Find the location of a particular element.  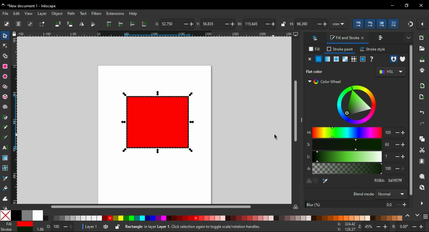

color picker tool is located at coordinates (5, 178).